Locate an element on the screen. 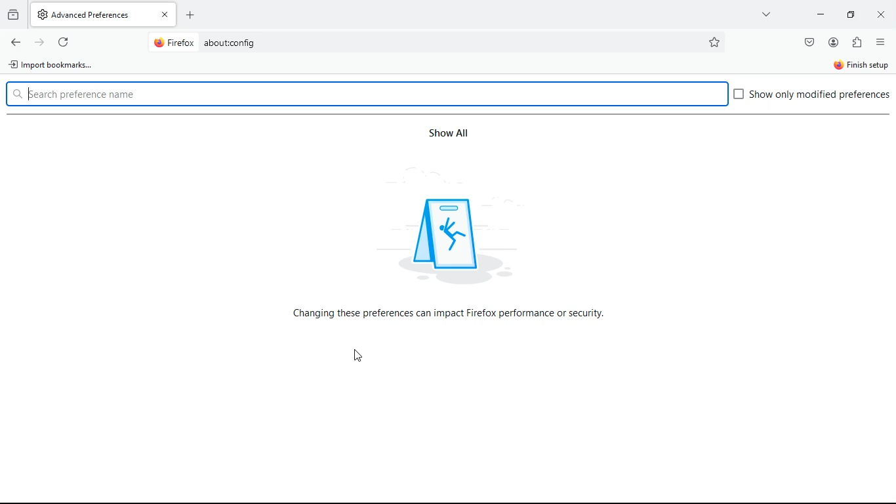 This screenshot has height=504, width=896. Cursor is located at coordinates (360, 356).